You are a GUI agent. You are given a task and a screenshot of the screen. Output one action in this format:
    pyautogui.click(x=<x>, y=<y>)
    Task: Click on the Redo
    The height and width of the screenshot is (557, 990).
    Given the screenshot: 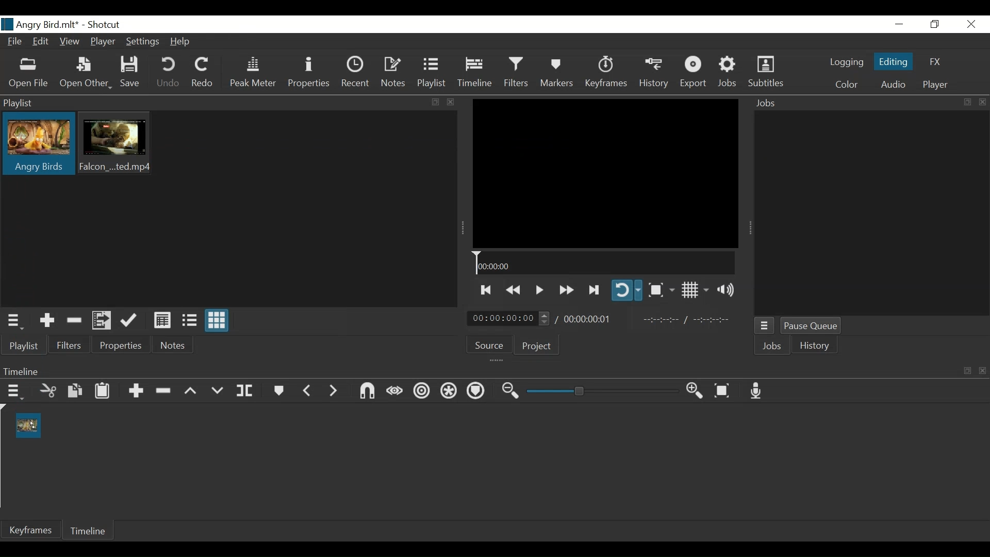 What is the action you would take?
    pyautogui.click(x=204, y=72)
    